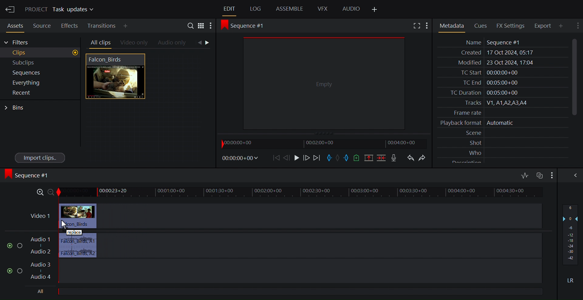  Describe the element at coordinates (230, 9) in the screenshot. I see `Edit` at that location.